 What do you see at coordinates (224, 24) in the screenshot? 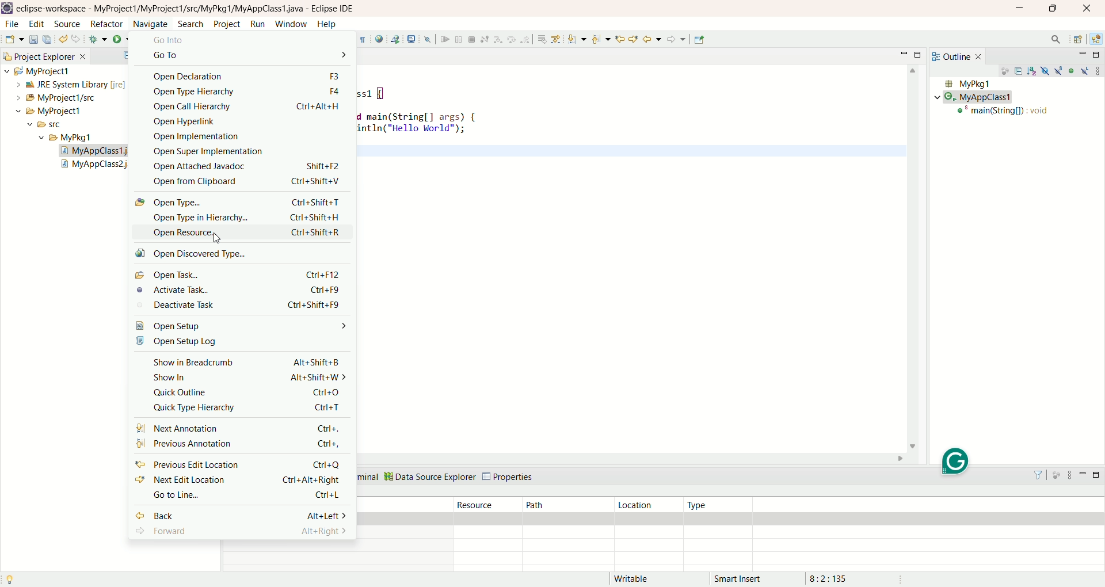
I see `project` at bounding box center [224, 24].